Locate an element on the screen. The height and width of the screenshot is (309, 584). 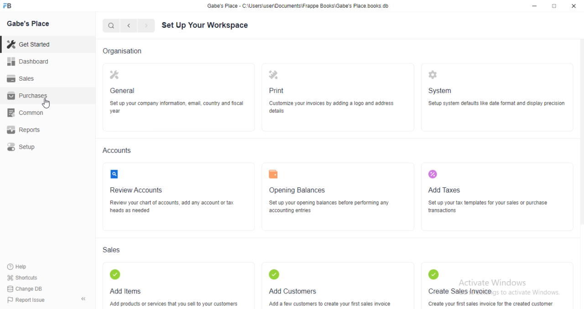
icon is located at coordinates (117, 275).